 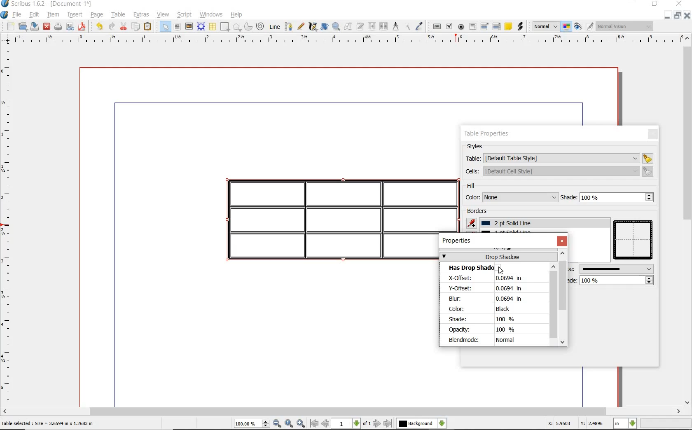 I want to click on edit text with story editor, so click(x=360, y=26).